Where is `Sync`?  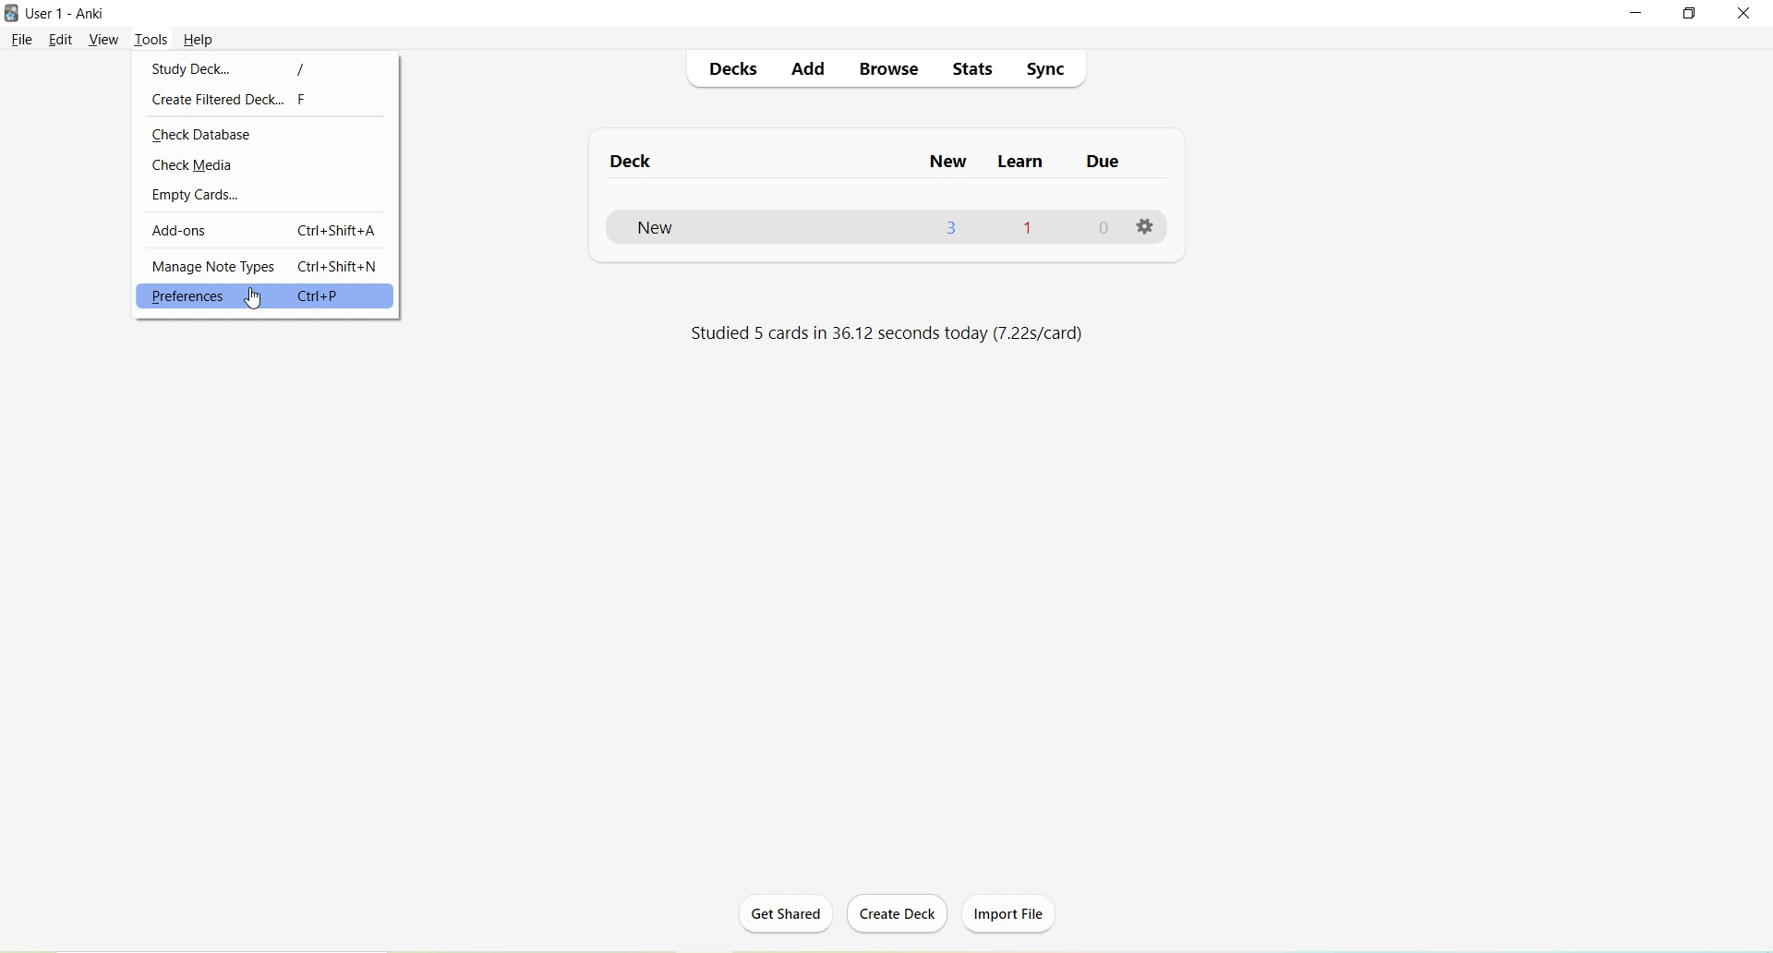
Sync is located at coordinates (1048, 69).